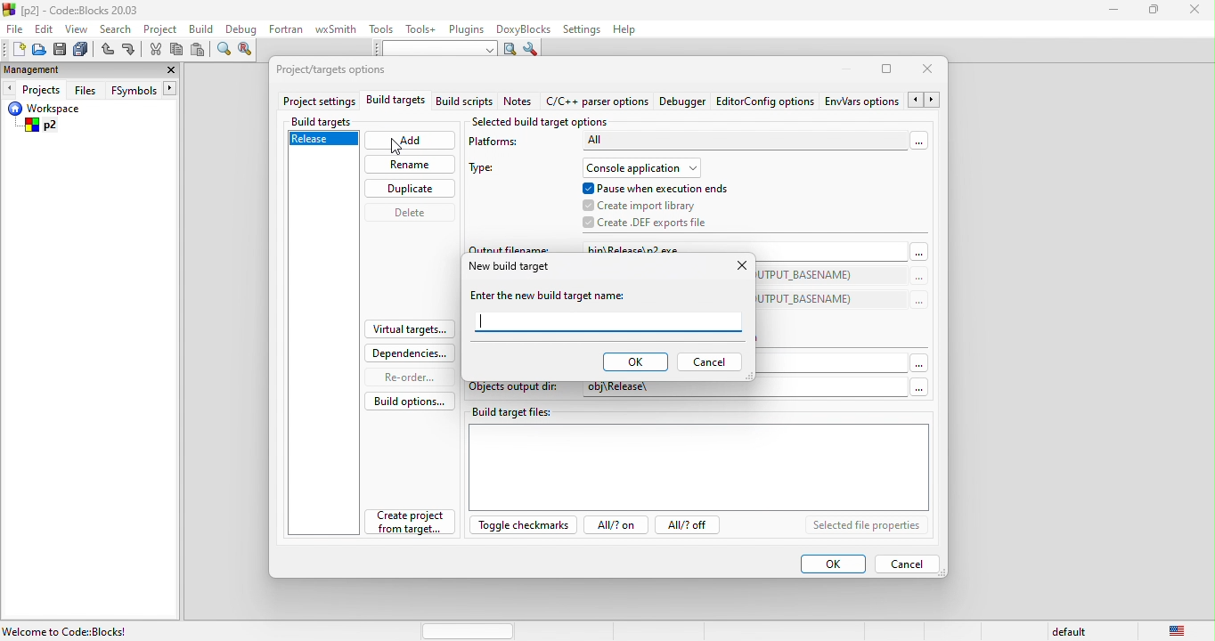 The height and width of the screenshot is (641, 1215). I want to click on fsymbols, so click(148, 89).